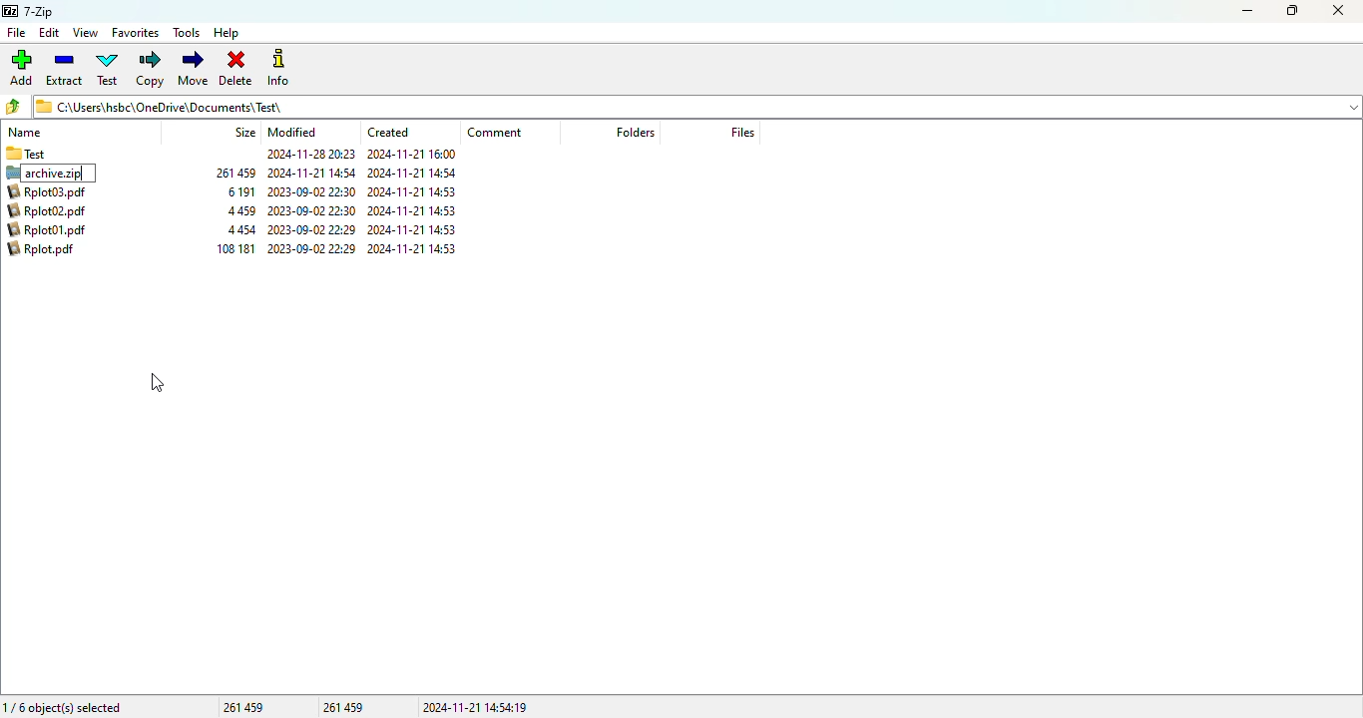 This screenshot has width=1363, height=718. What do you see at coordinates (65, 69) in the screenshot?
I see `extract` at bounding box center [65, 69].